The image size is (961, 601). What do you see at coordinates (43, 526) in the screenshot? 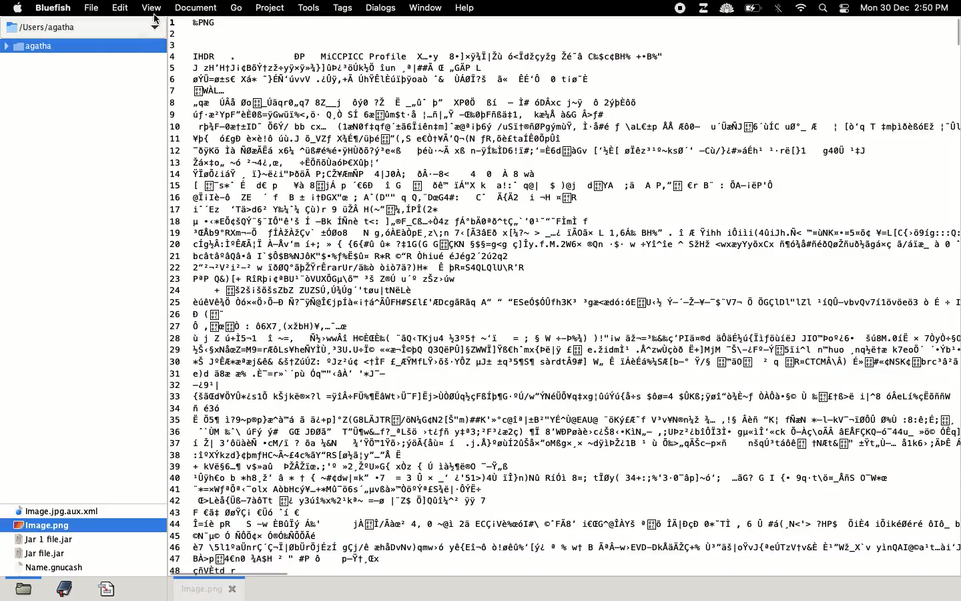
I see `image.png` at bounding box center [43, 526].